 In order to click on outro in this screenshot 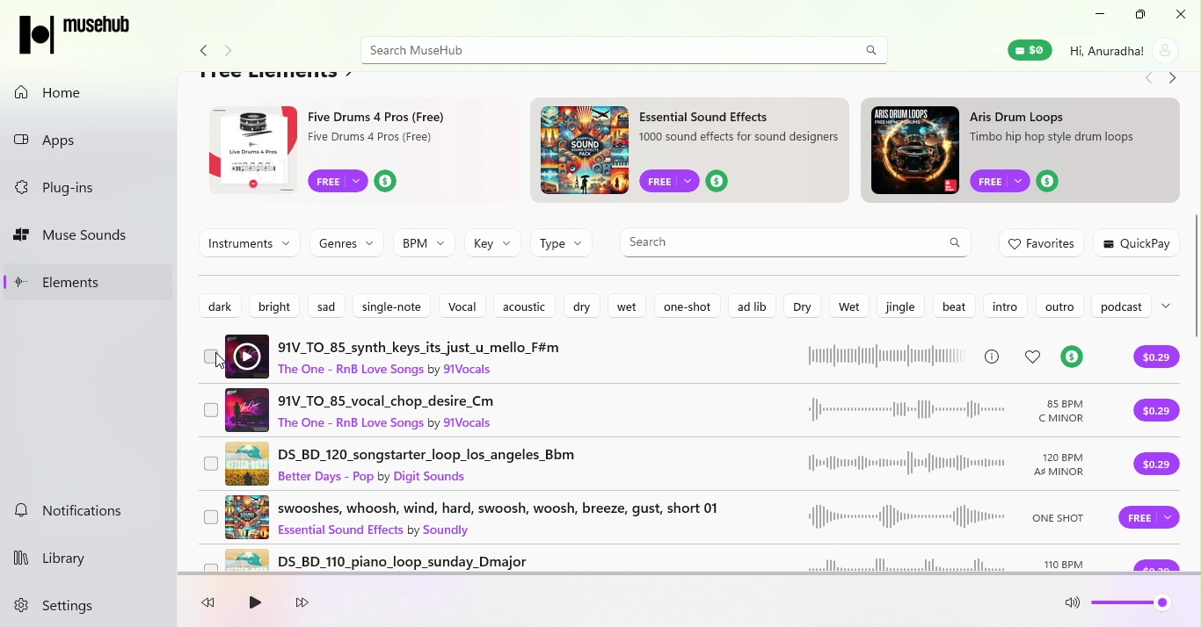, I will do `click(1059, 306)`.